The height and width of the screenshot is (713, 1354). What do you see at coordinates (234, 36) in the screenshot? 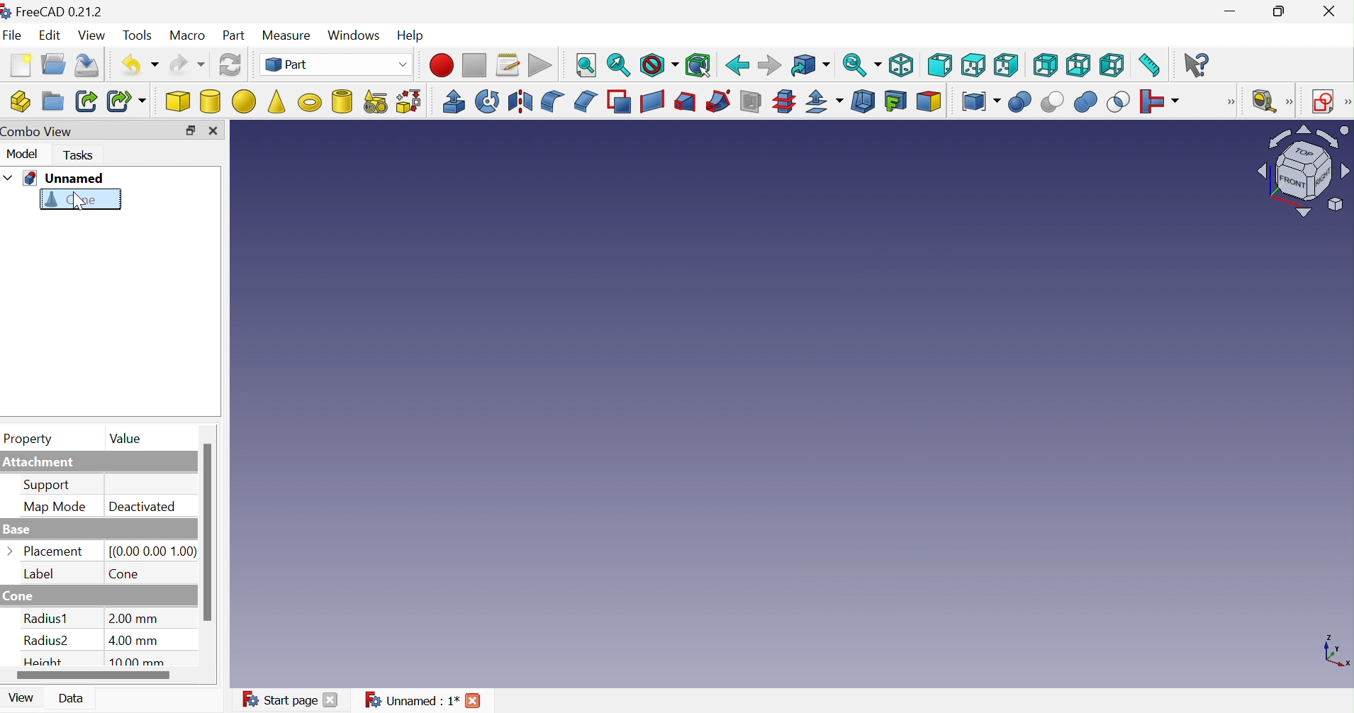
I see `Part` at bounding box center [234, 36].